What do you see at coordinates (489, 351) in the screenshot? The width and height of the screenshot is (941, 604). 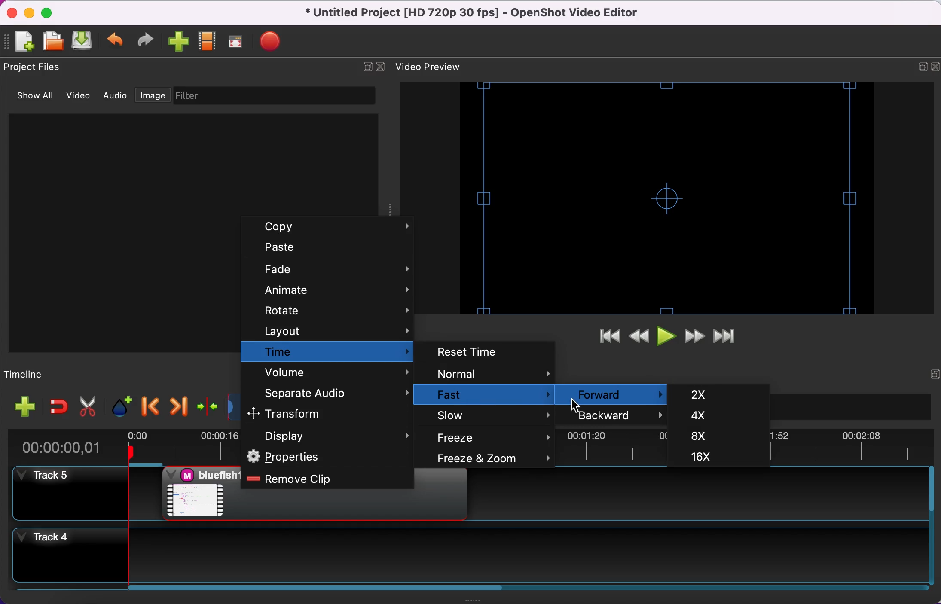 I see `reset time` at bounding box center [489, 351].